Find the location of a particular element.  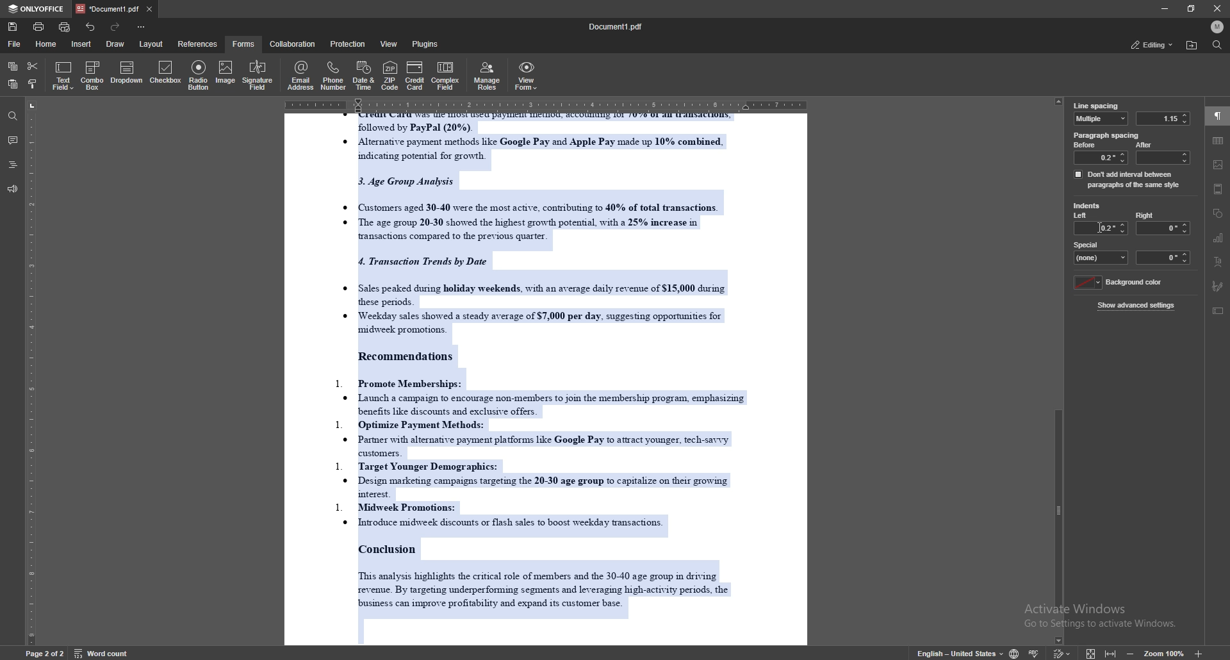

layout is located at coordinates (151, 44).